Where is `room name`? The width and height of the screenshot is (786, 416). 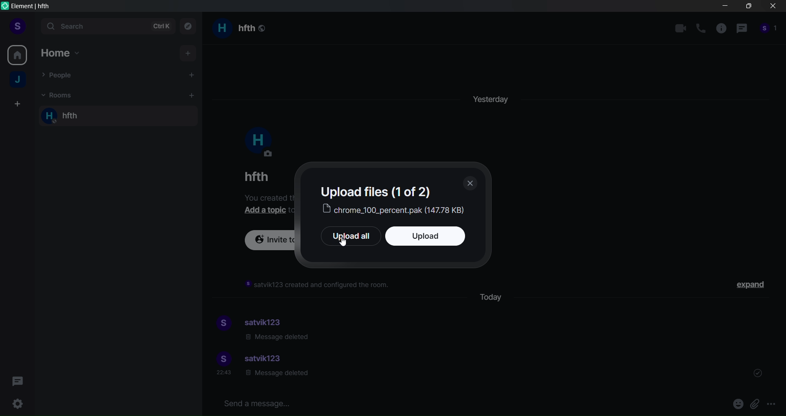
room name is located at coordinates (74, 117).